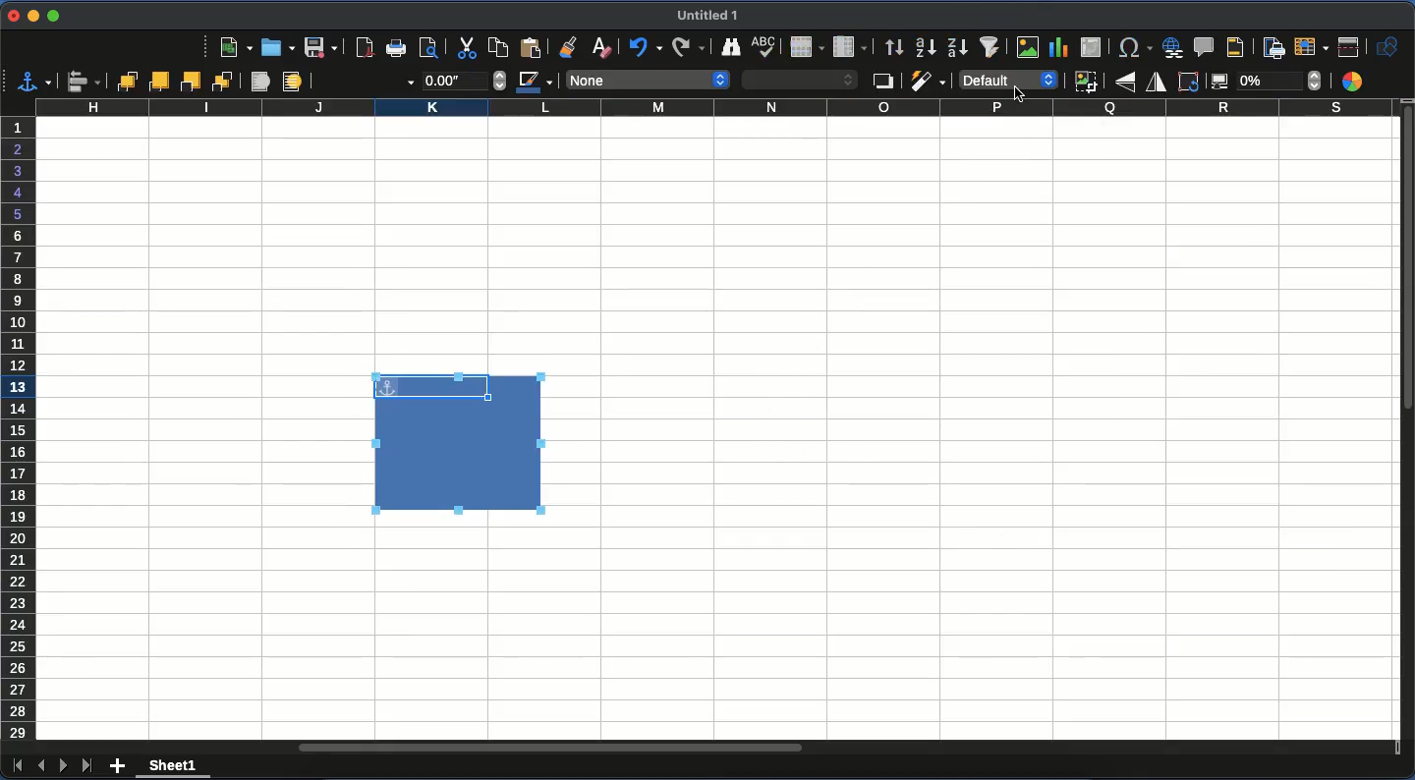  Describe the element at coordinates (464, 49) in the screenshot. I see `cut` at that location.